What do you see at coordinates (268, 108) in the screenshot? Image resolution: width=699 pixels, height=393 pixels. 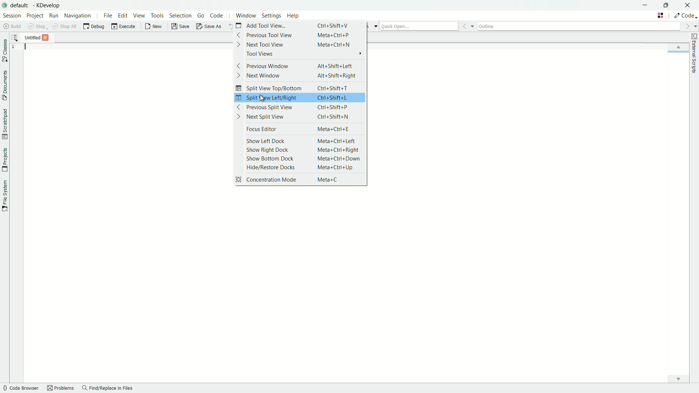 I see `previous split view` at bounding box center [268, 108].